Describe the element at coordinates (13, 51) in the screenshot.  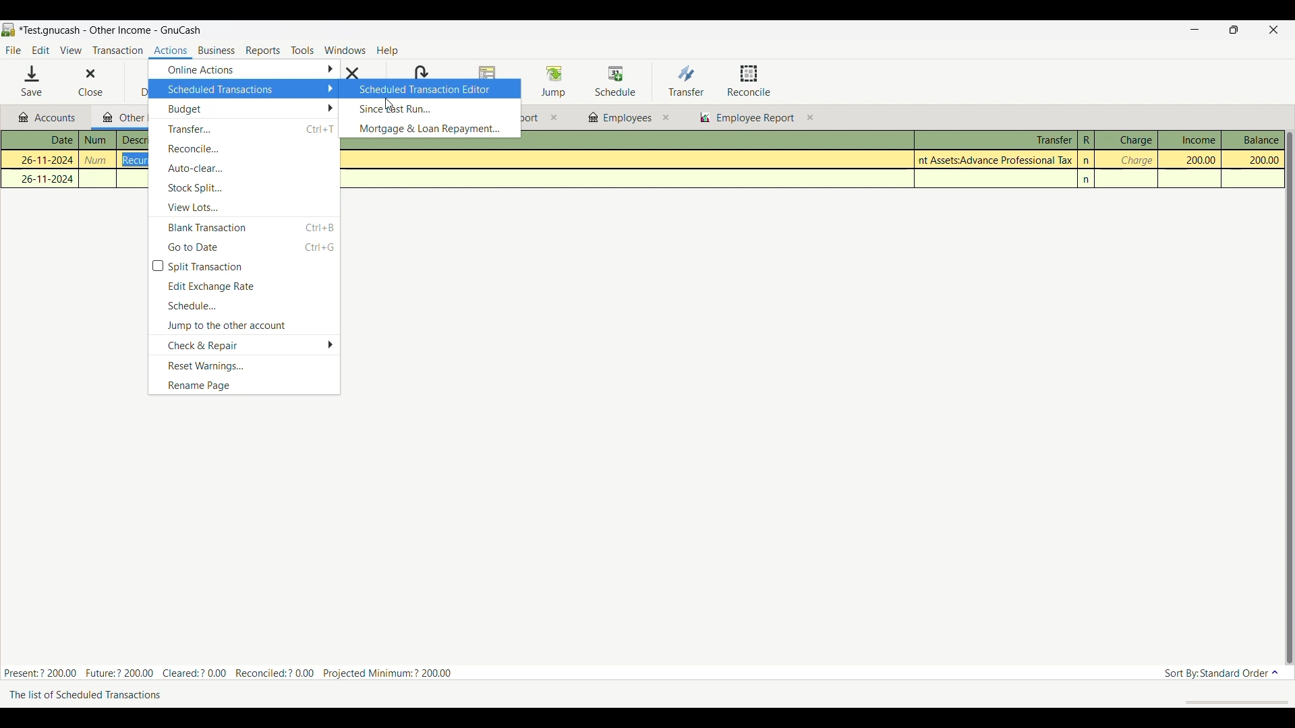
I see `File menu` at that location.